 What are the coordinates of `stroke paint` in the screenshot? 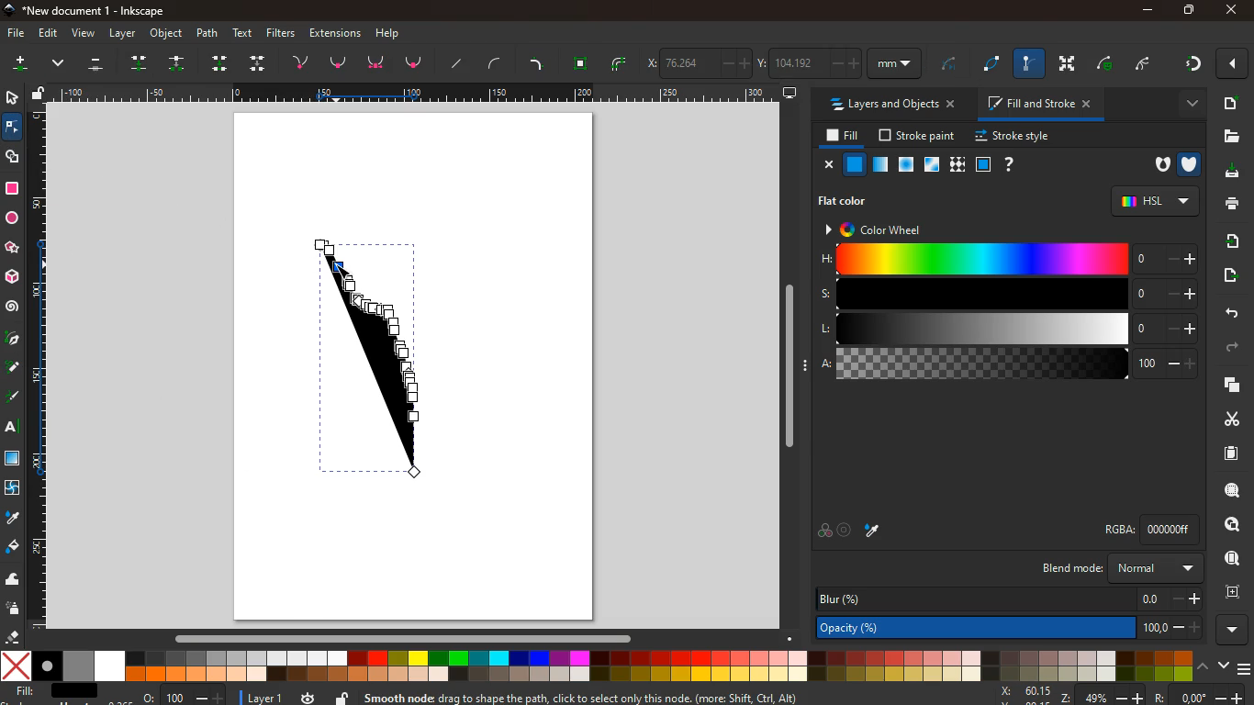 It's located at (919, 135).